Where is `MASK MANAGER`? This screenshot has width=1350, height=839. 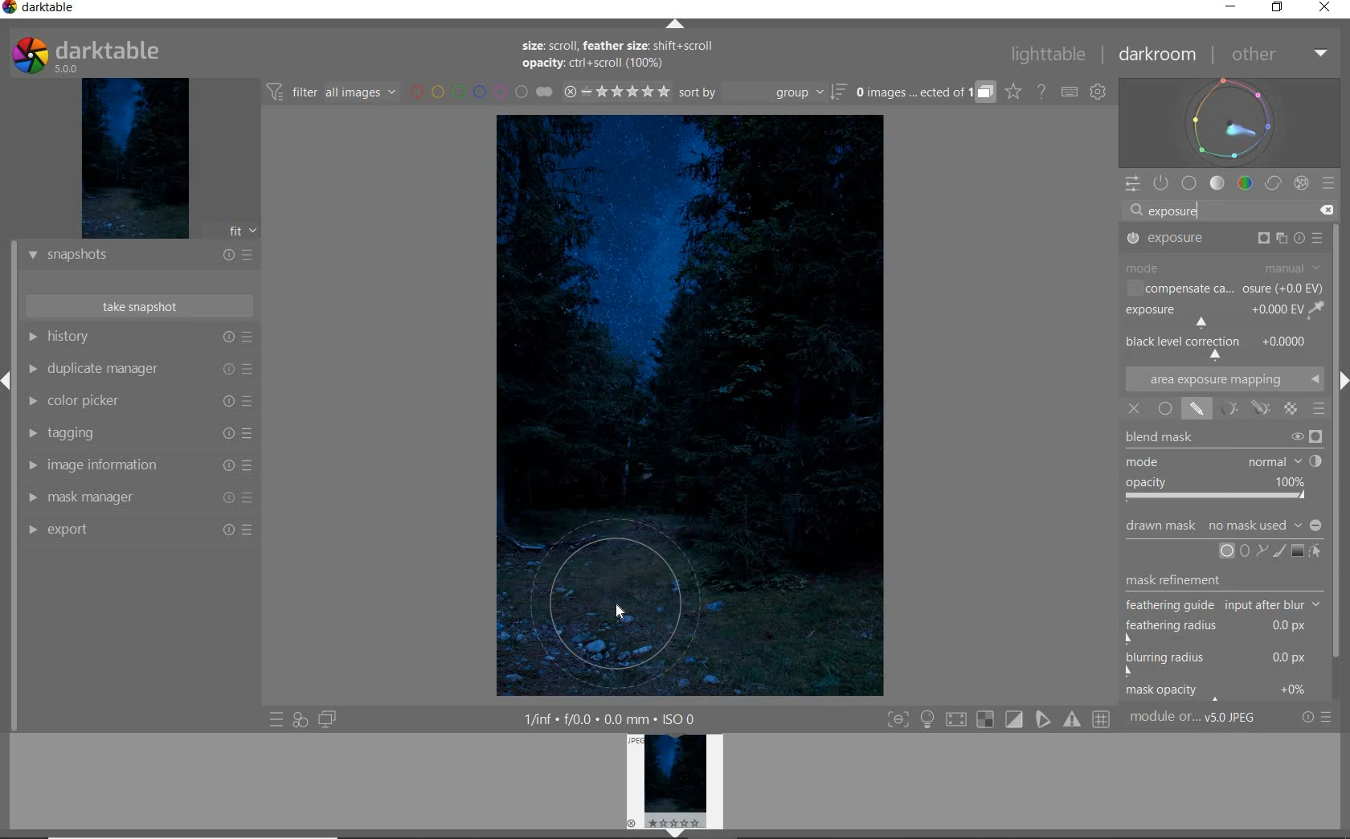 MASK MANAGER is located at coordinates (137, 498).